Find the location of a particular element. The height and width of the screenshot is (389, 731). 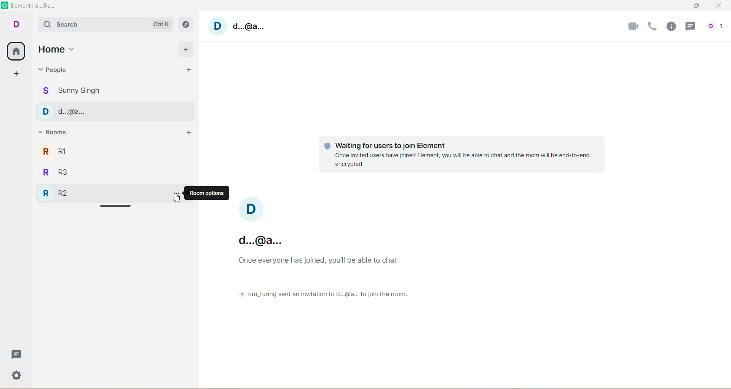

create space is located at coordinates (16, 73).